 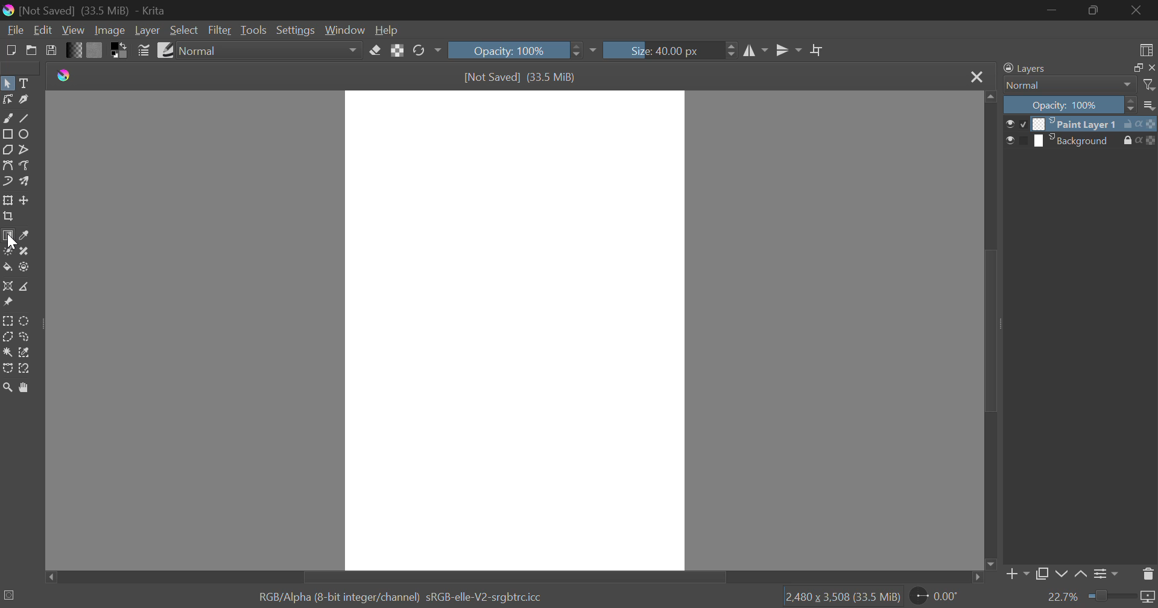 What do you see at coordinates (1151, 68) in the screenshot?
I see `close` at bounding box center [1151, 68].